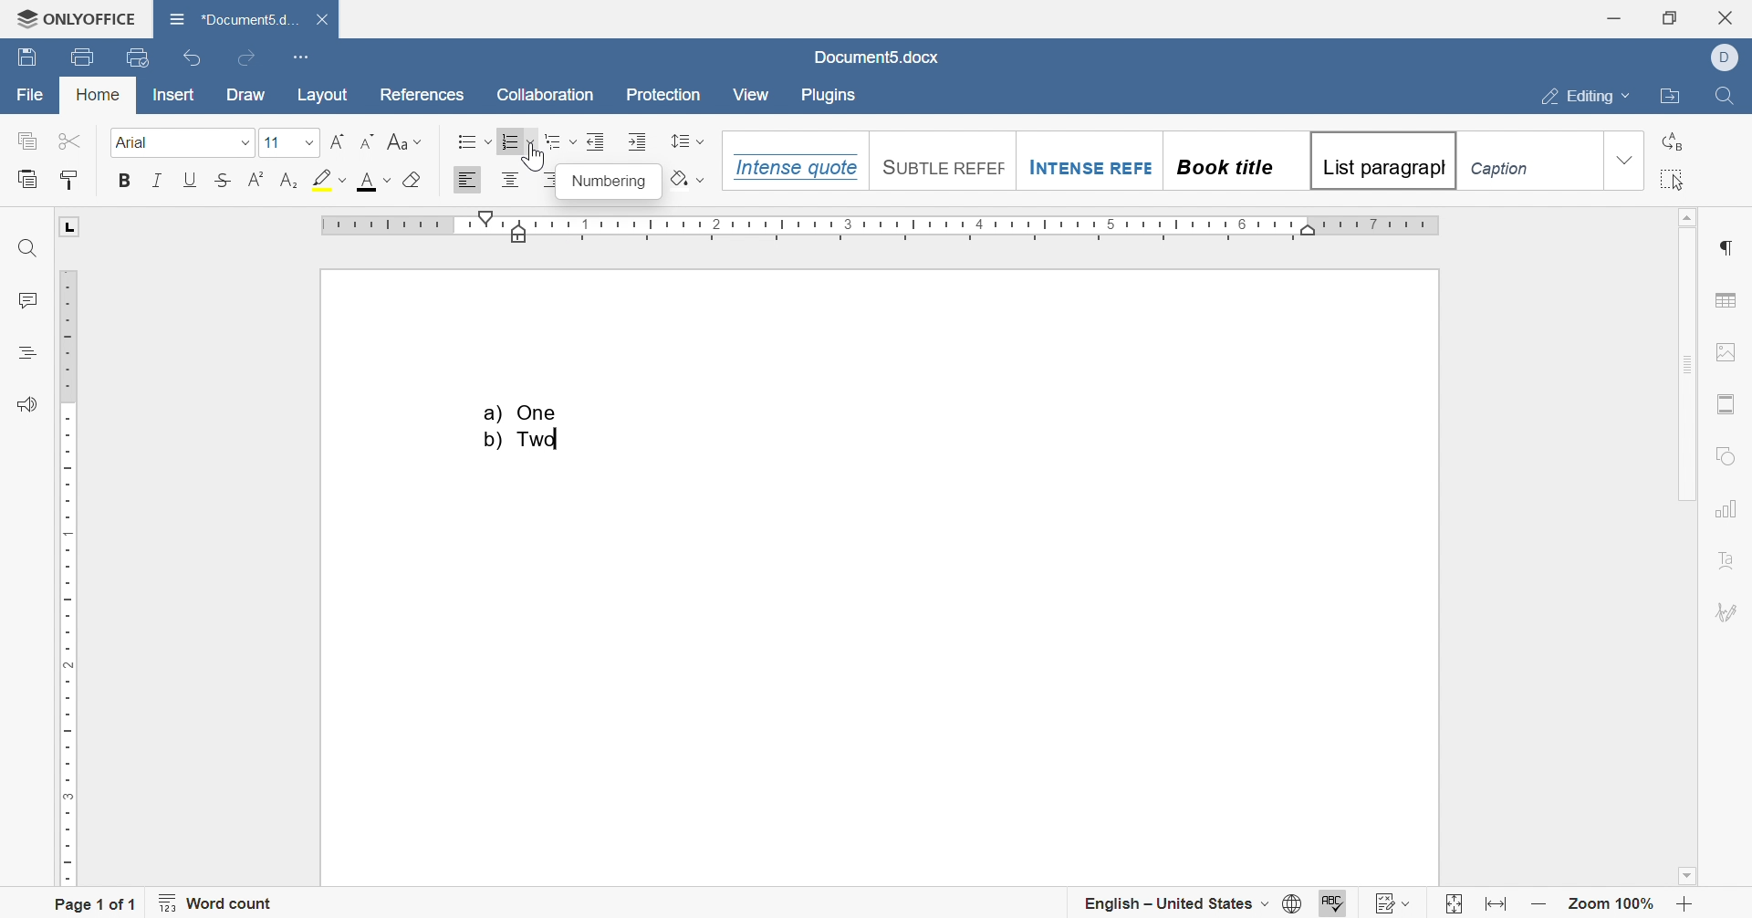  What do you see at coordinates (1685, 905) in the screenshot?
I see `zoom in` at bounding box center [1685, 905].